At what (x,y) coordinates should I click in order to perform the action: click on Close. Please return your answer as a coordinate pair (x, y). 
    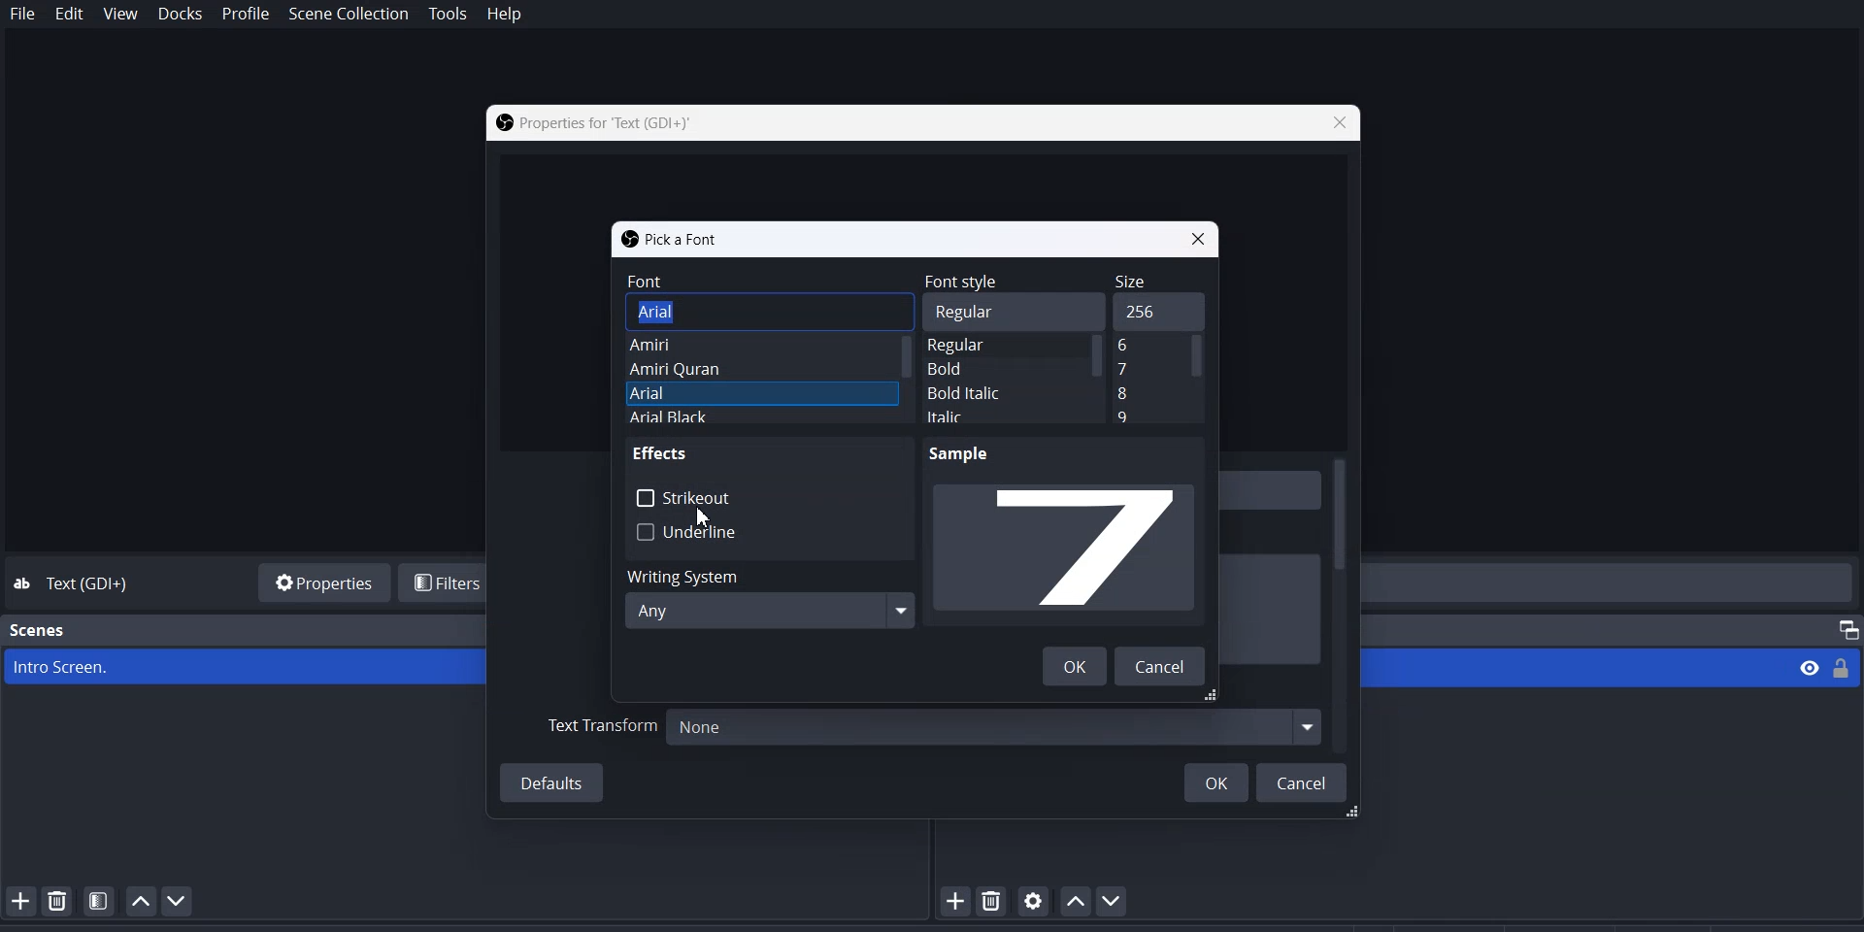
    Looking at the image, I should click on (1202, 237).